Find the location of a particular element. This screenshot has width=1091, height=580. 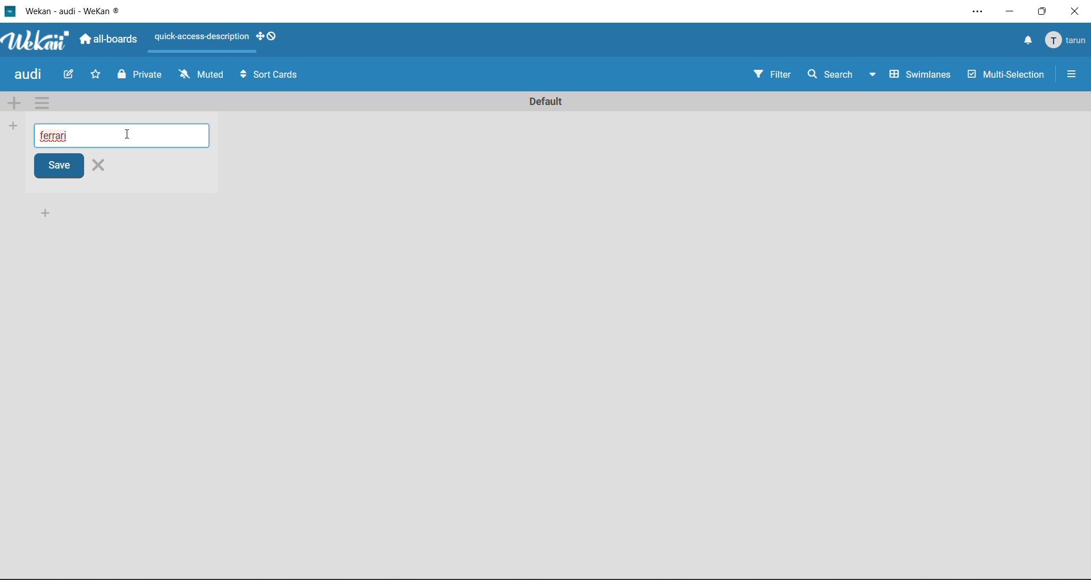

settings is located at coordinates (974, 10).